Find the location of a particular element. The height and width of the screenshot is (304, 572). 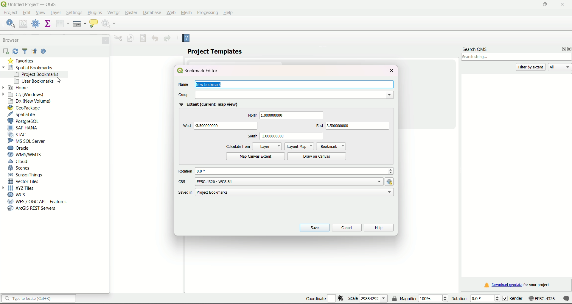

GeoPackage is located at coordinates (25, 108).